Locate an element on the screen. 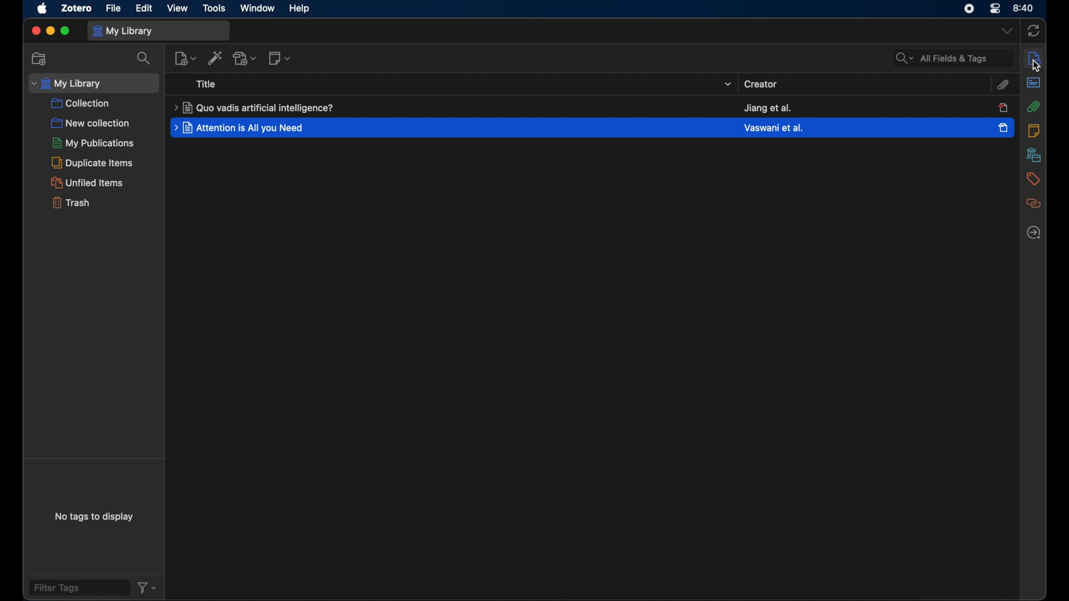 Image resolution: width=1069 pixels, height=601 pixels. title is located at coordinates (207, 84).